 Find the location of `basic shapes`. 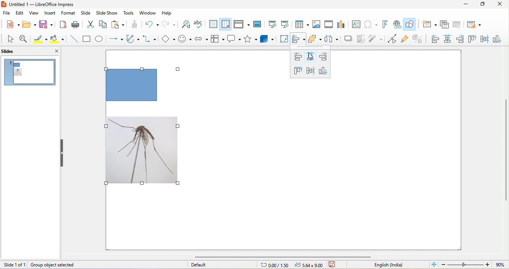

basic shapes is located at coordinates (167, 39).